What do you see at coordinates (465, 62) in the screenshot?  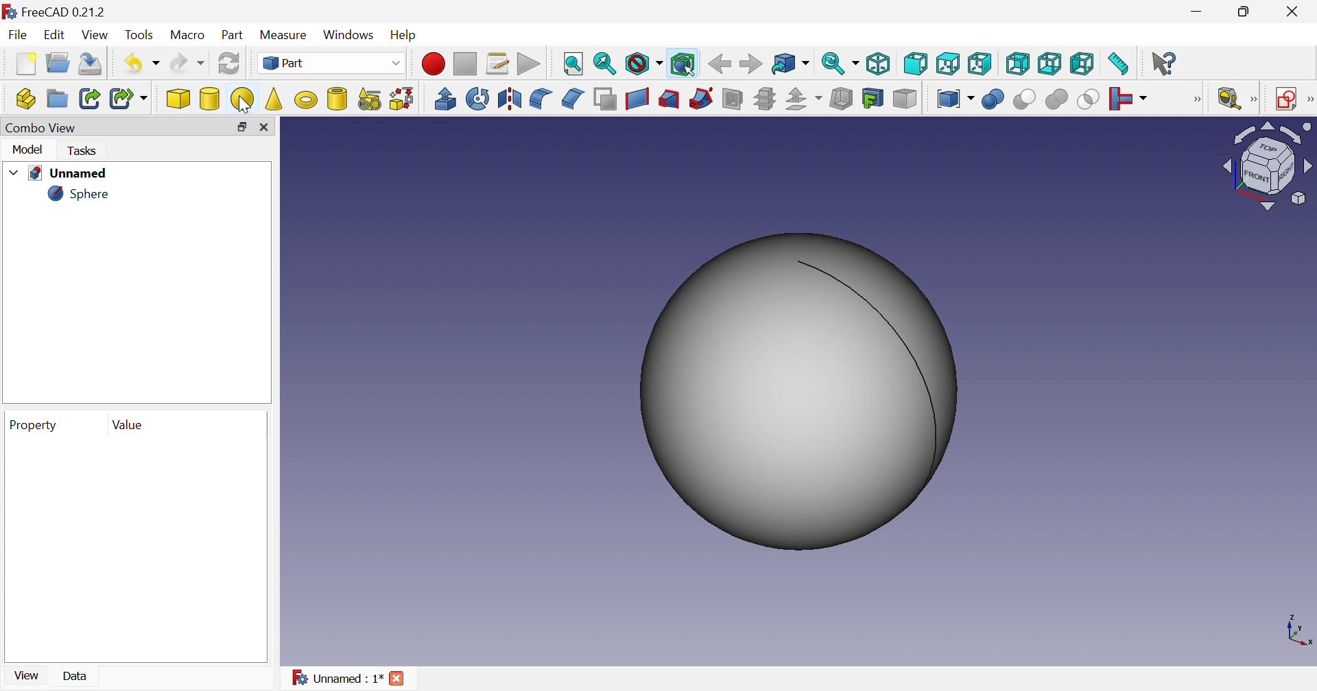 I see `Stop macro recording` at bounding box center [465, 62].